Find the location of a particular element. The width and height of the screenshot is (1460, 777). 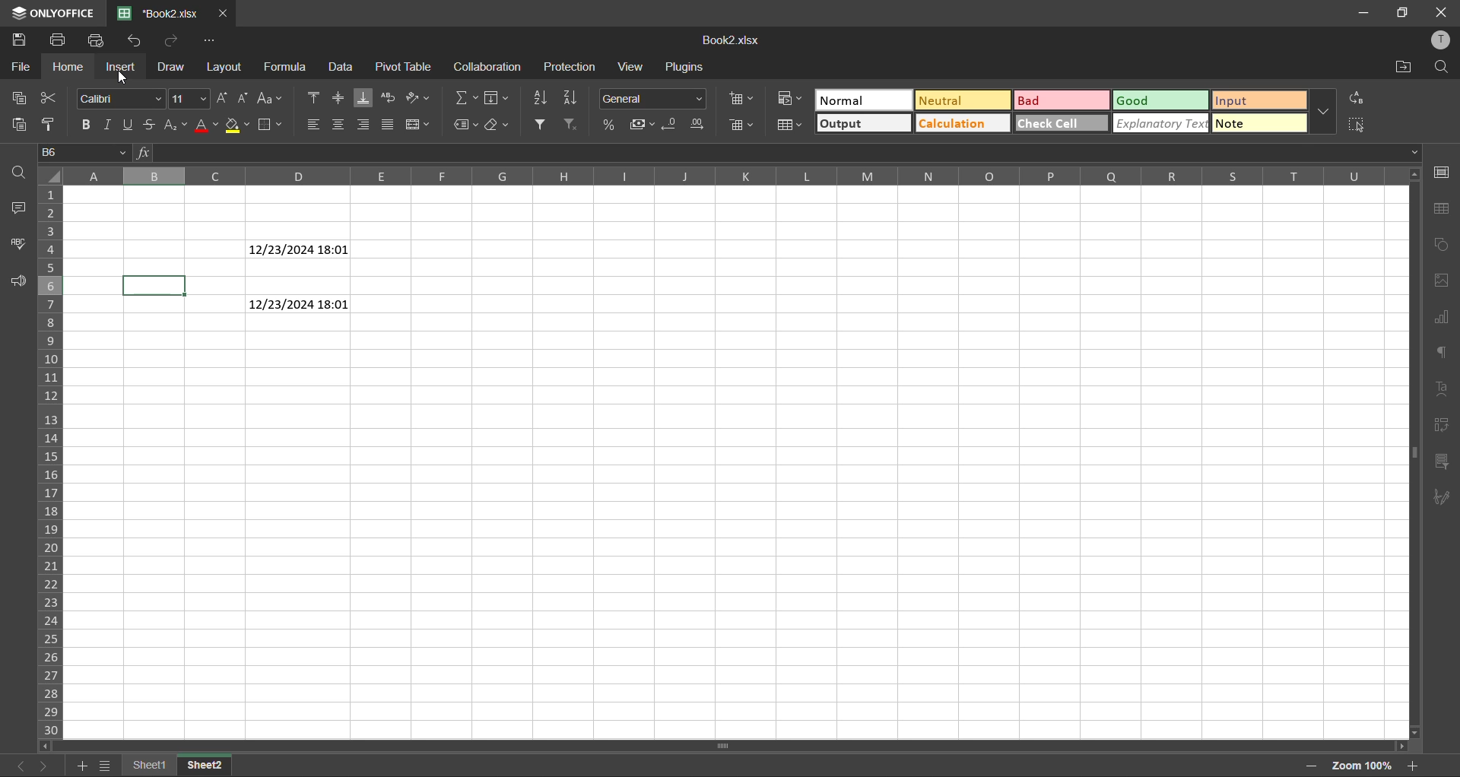

home is located at coordinates (72, 68).